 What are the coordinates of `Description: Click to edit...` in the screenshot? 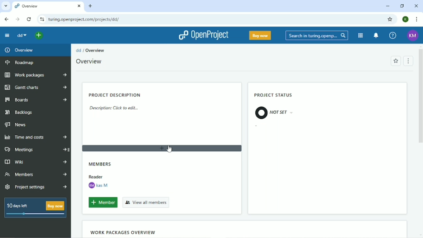 It's located at (114, 108).